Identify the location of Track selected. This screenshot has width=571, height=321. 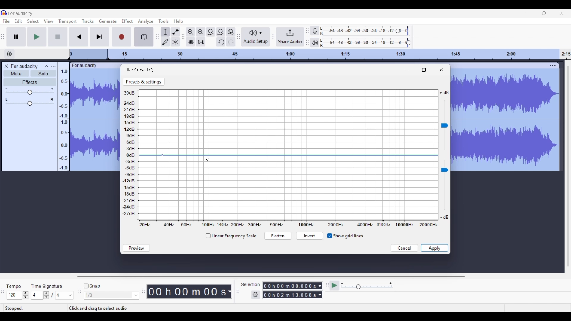
(506, 121).